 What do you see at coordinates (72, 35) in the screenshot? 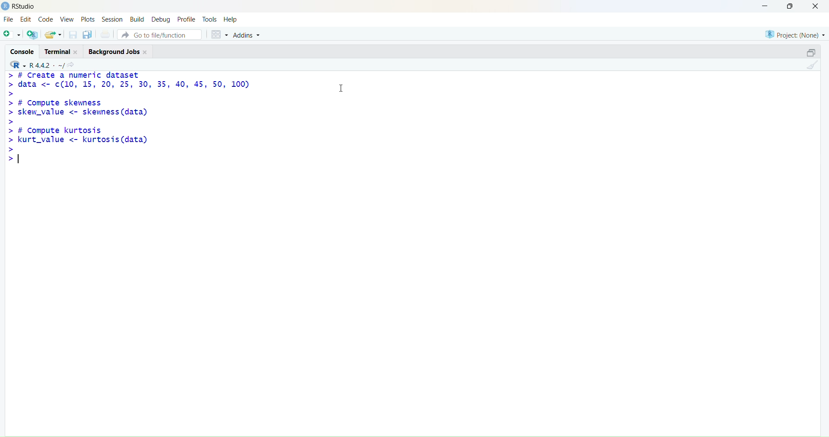
I see `Save current document (Ctrl + S)` at bounding box center [72, 35].